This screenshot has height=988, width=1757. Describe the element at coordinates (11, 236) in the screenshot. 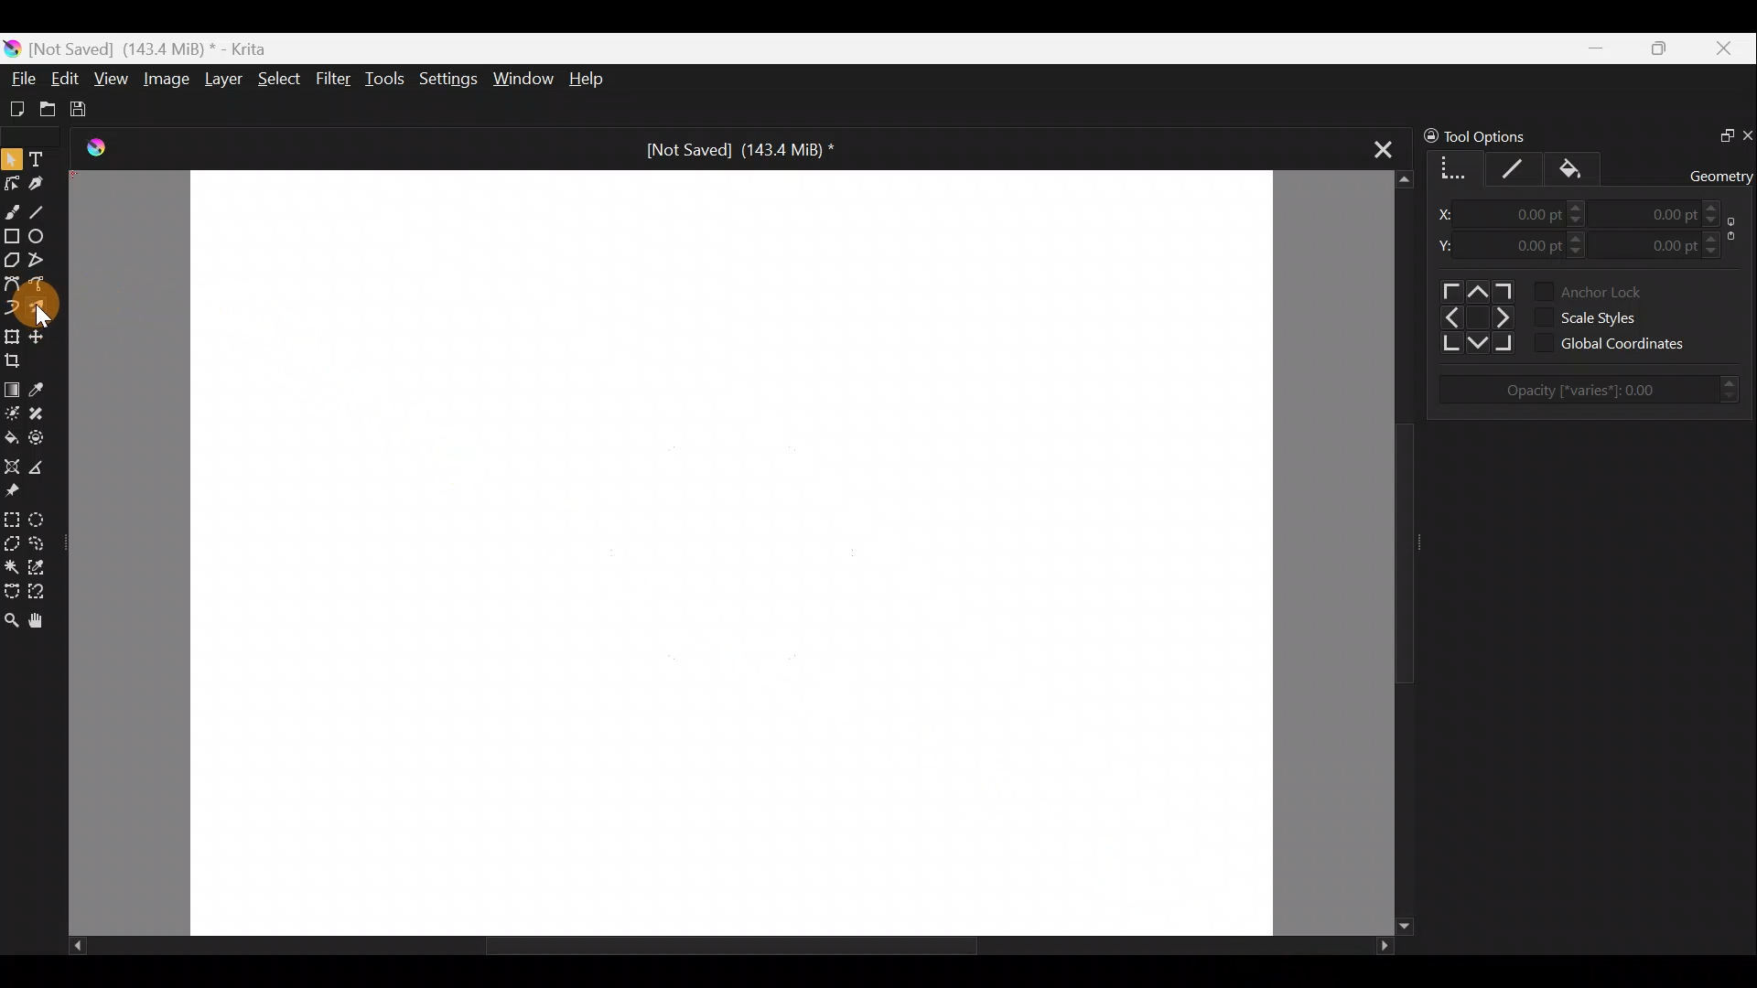

I see `Rectangle` at that location.